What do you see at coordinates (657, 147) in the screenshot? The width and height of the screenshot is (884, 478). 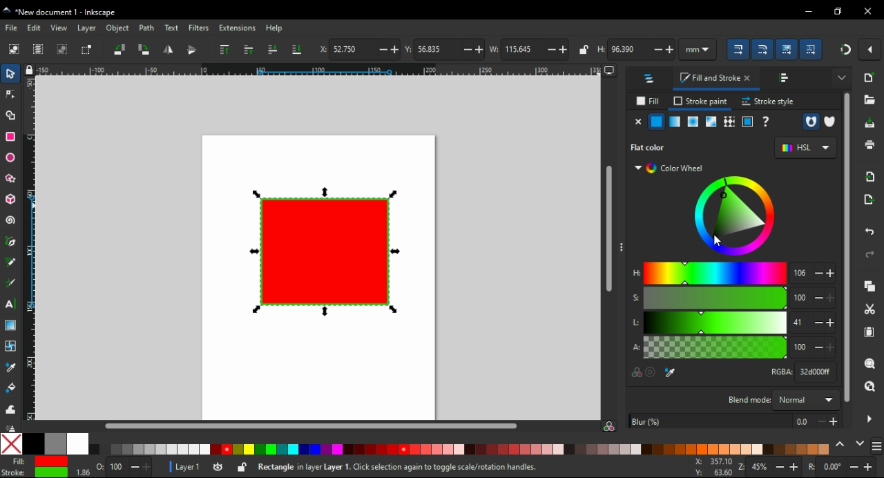 I see `flat color` at bounding box center [657, 147].